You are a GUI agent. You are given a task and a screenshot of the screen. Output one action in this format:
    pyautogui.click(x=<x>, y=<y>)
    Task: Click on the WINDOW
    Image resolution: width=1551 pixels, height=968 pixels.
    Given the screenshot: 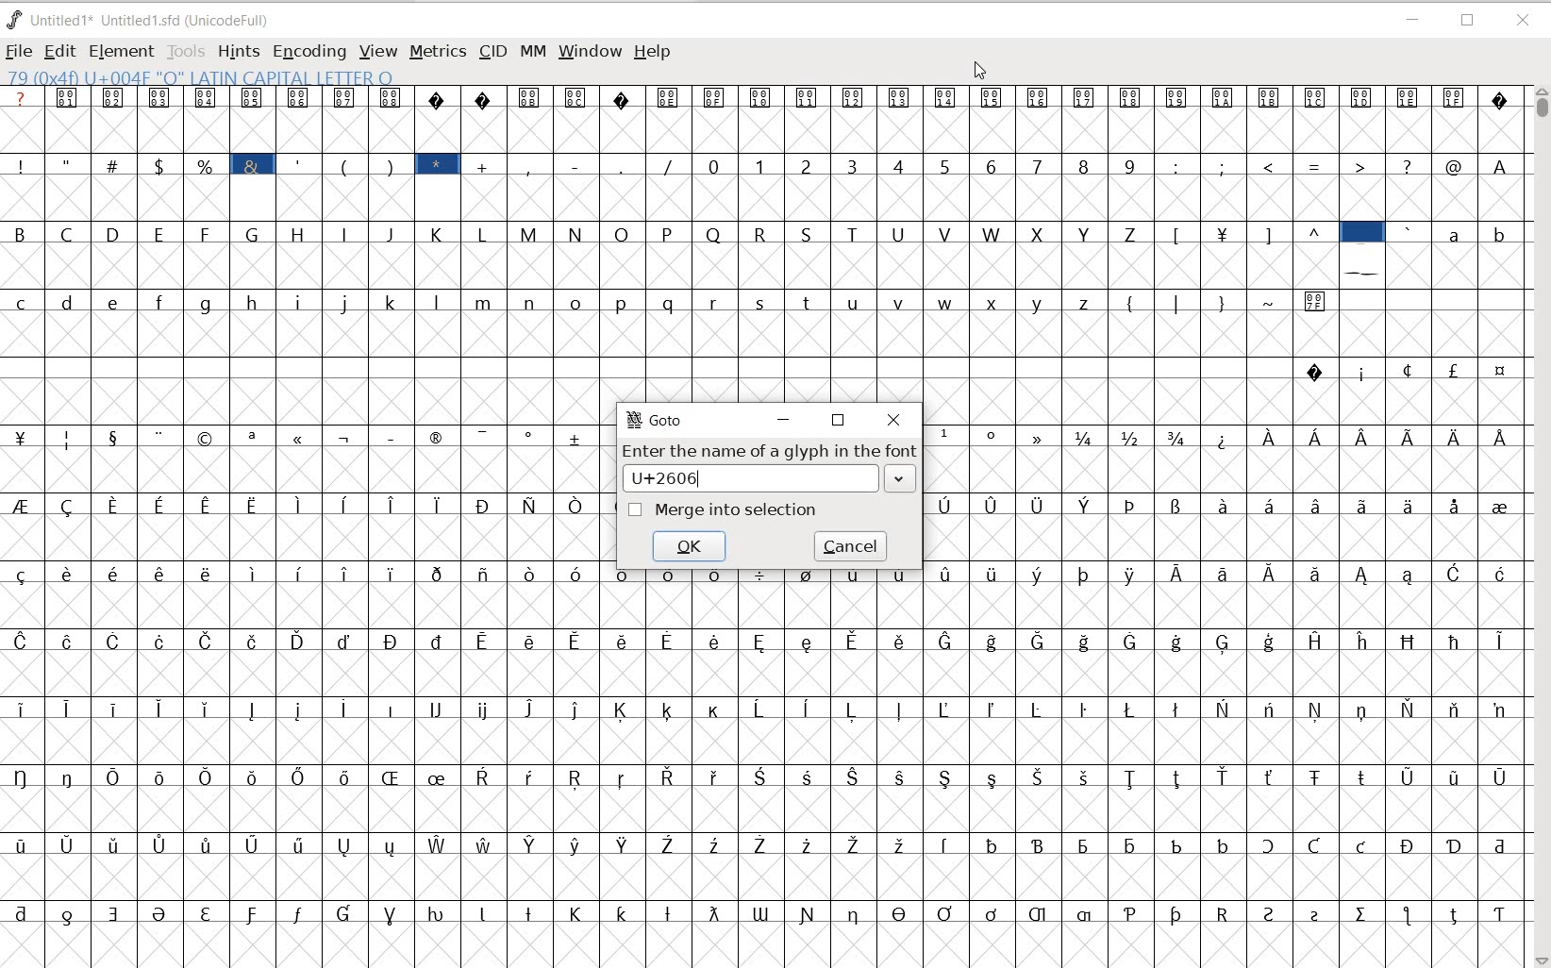 What is the action you would take?
    pyautogui.click(x=589, y=51)
    